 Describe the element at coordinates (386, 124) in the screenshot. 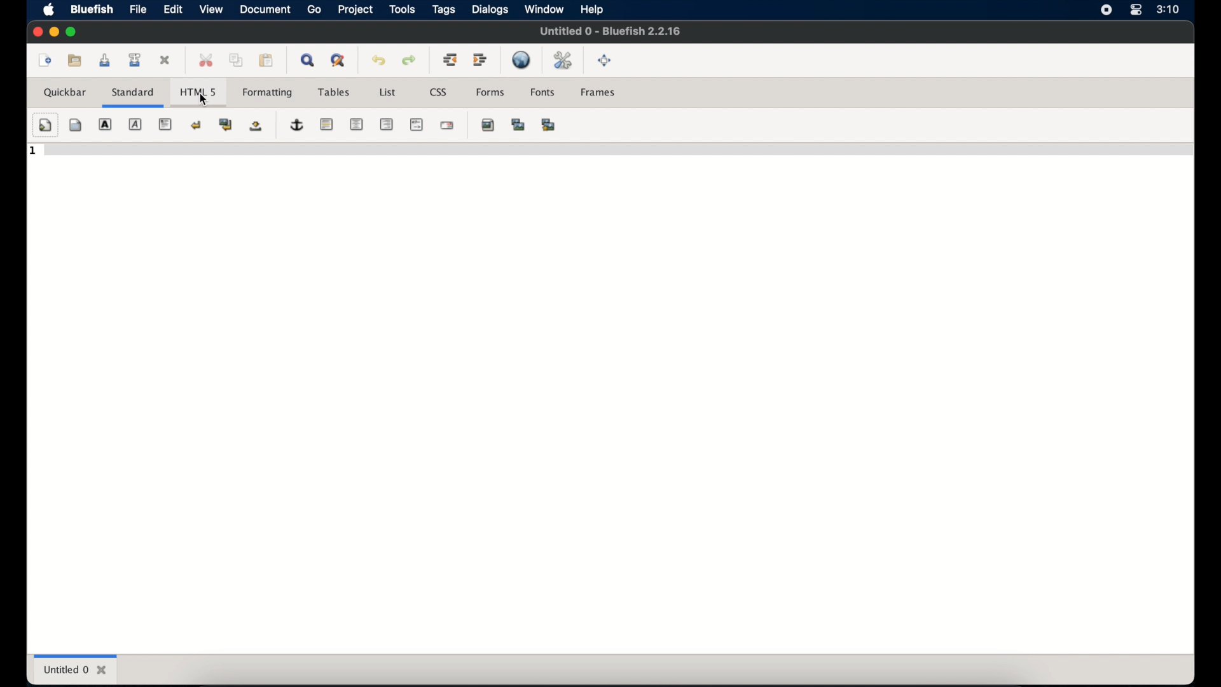

I see `right justify` at that location.